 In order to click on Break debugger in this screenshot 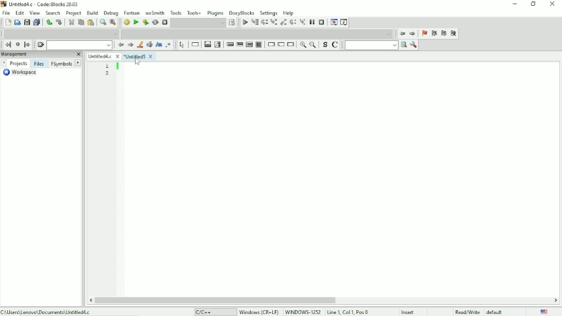, I will do `click(312, 22)`.